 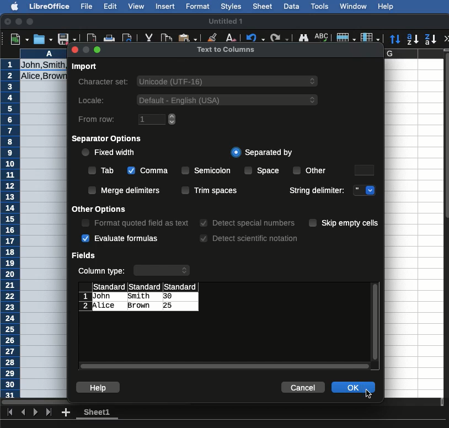 I want to click on Ascending, so click(x=414, y=39).